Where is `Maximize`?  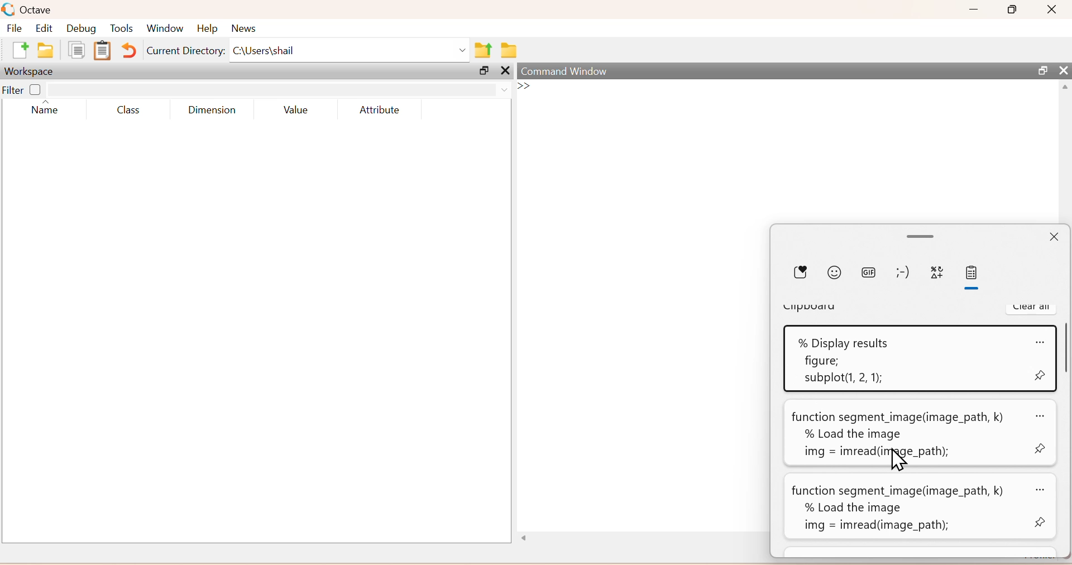
Maximize is located at coordinates (1041, 70).